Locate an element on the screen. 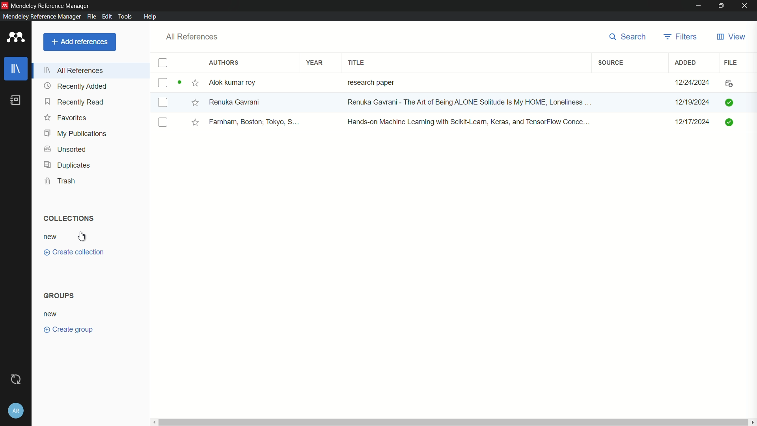 Image resolution: width=757 pixels, height=426 pixels. tools menu is located at coordinates (125, 17).